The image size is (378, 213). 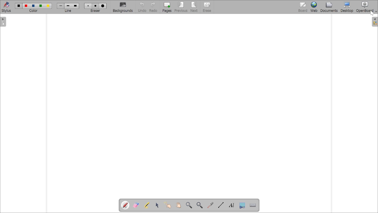 What do you see at coordinates (125, 205) in the screenshot?
I see `Annotate document` at bounding box center [125, 205].